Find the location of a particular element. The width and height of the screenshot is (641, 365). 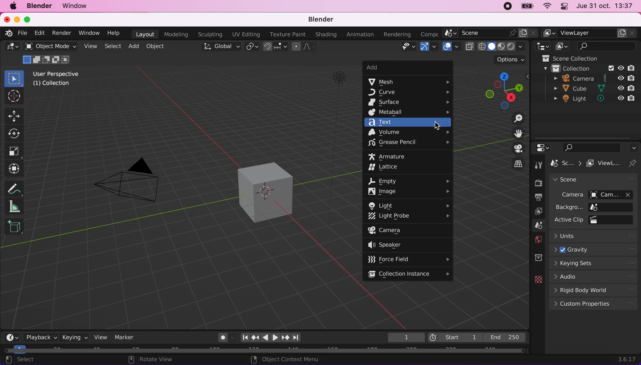

image is located at coordinates (409, 192).